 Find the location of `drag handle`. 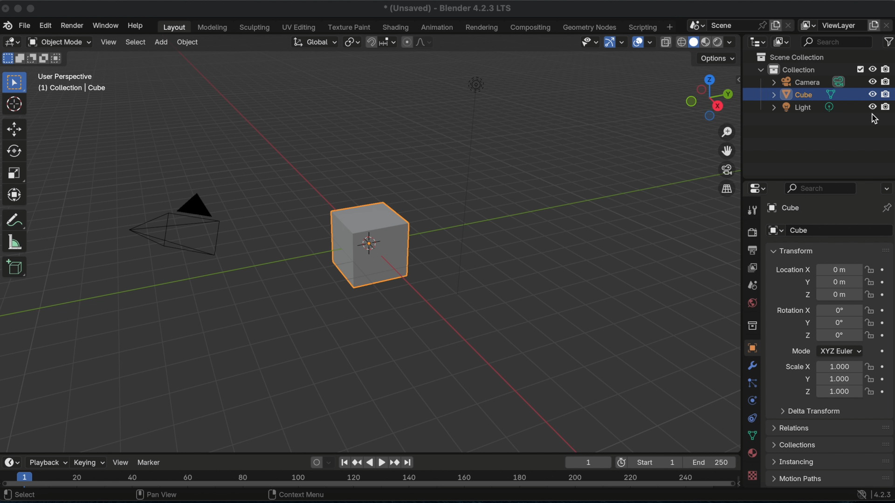

drag handle is located at coordinates (884, 461).